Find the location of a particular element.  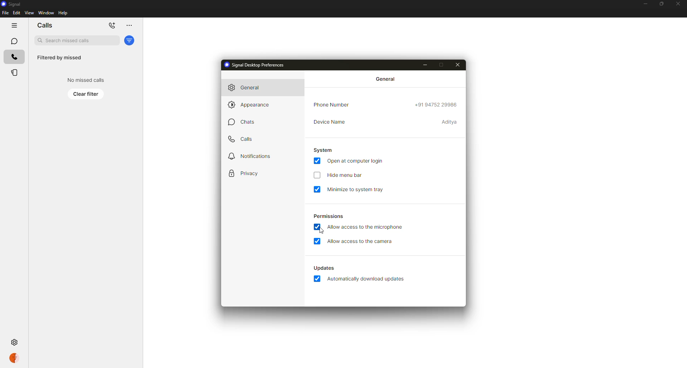

calls is located at coordinates (14, 57).